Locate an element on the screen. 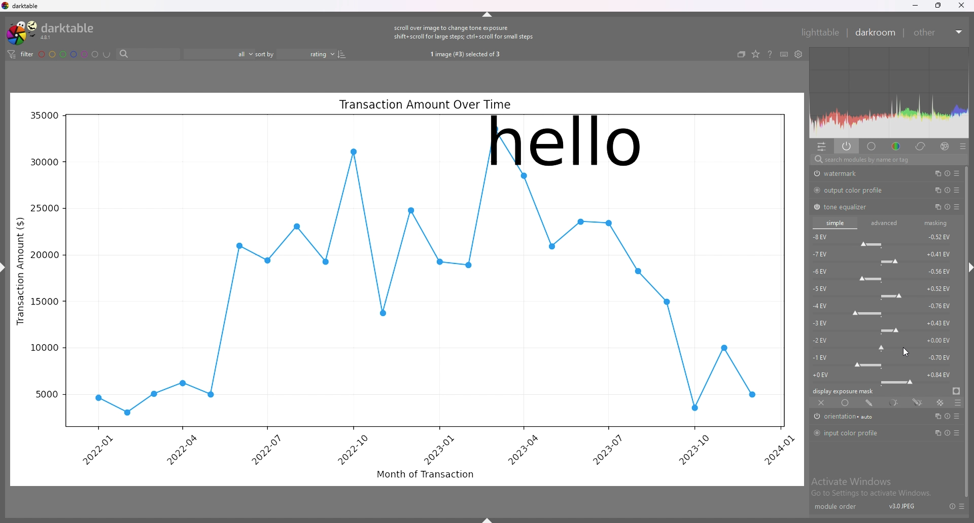 The image size is (974, 523). uniformly is located at coordinates (847, 402).